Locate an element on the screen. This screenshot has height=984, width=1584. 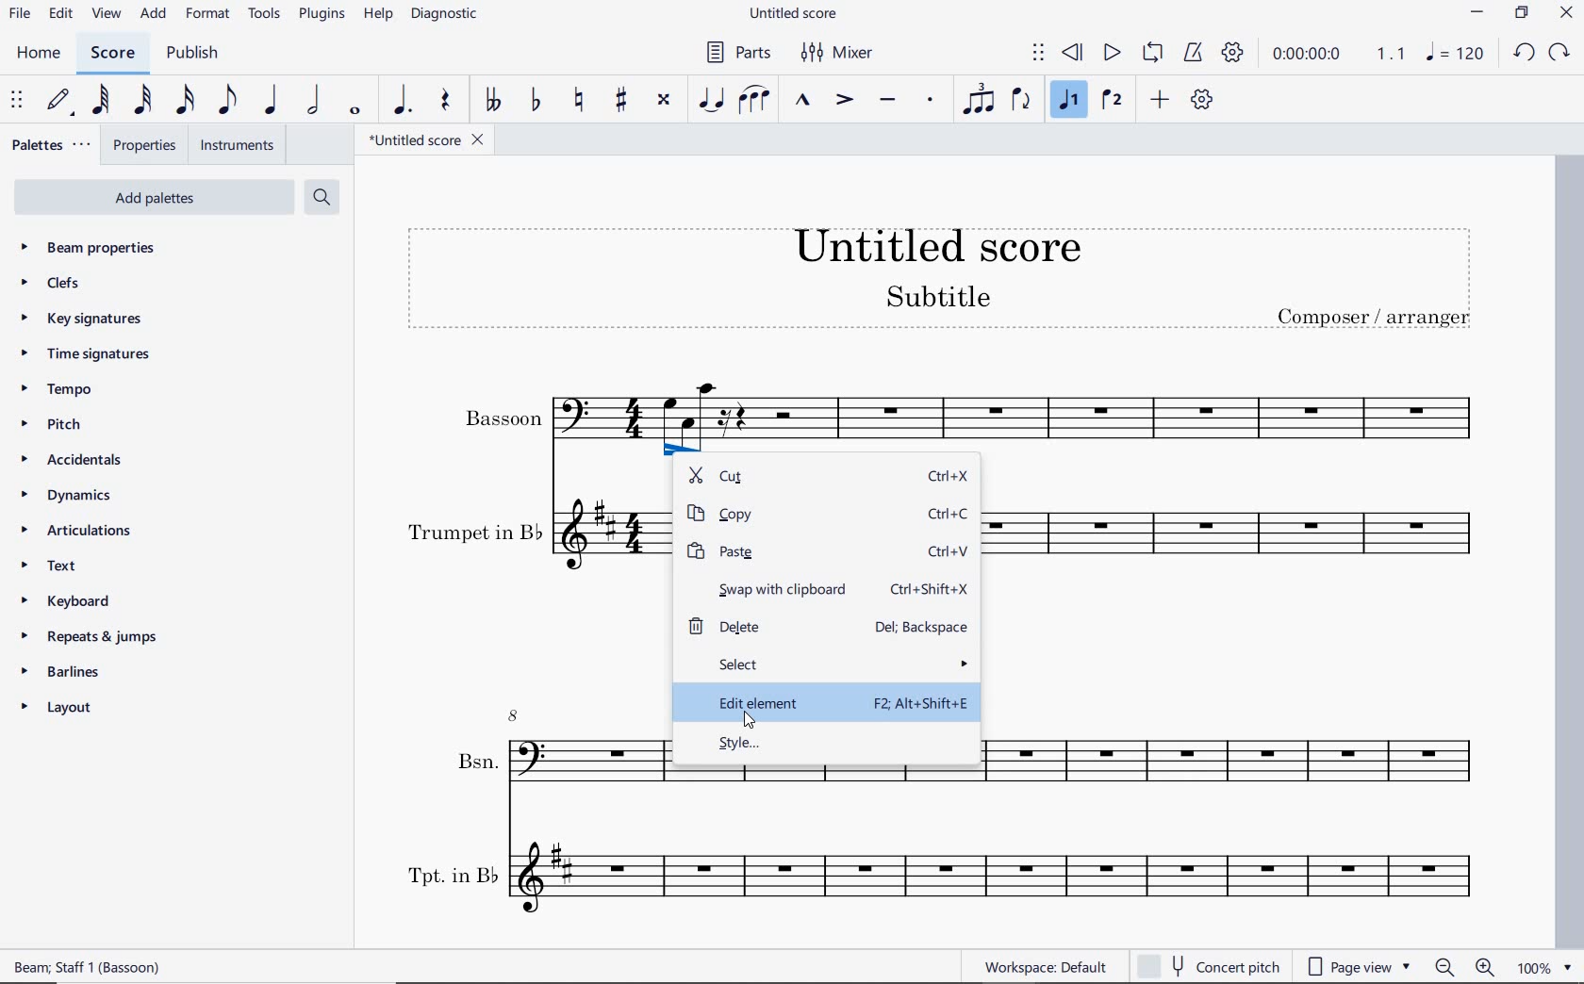
instruments is located at coordinates (239, 145).